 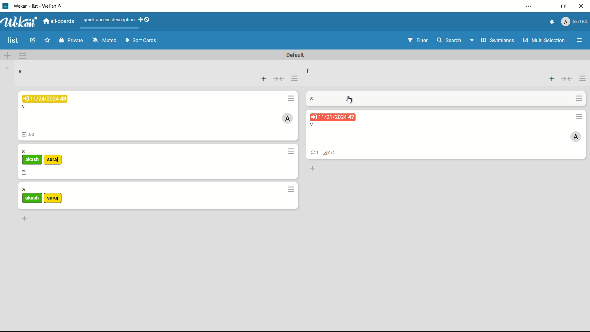 What do you see at coordinates (576, 137) in the screenshot?
I see `admin` at bounding box center [576, 137].